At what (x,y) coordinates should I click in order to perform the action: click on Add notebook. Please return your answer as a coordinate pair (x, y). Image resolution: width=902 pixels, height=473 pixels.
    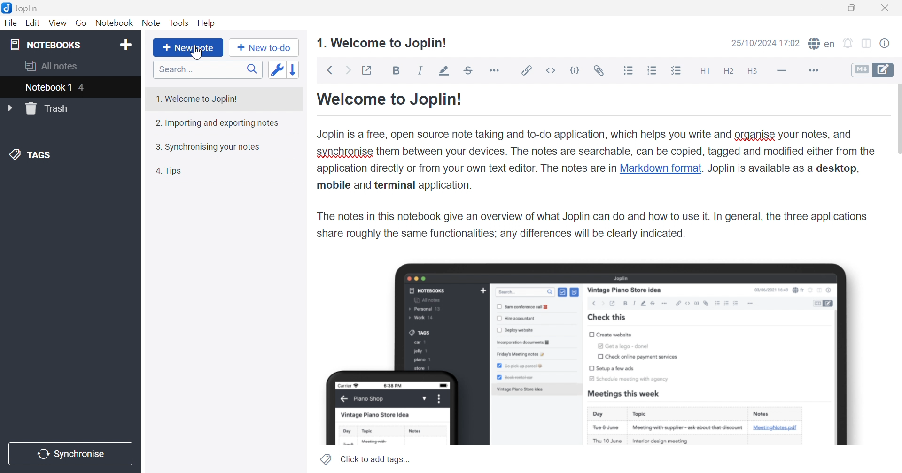
    Looking at the image, I should click on (124, 45).